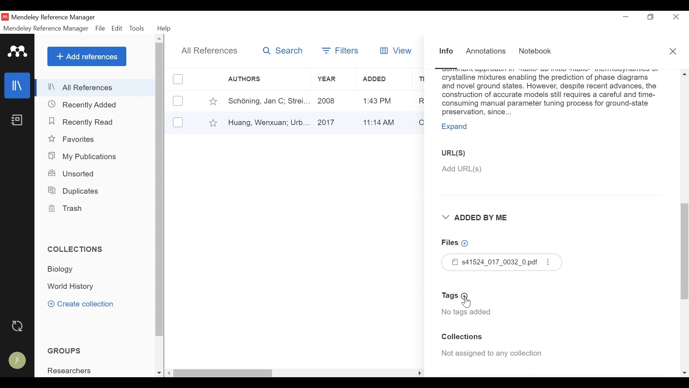  Describe the element at coordinates (486, 52) in the screenshot. I see `Annotations` at that location.